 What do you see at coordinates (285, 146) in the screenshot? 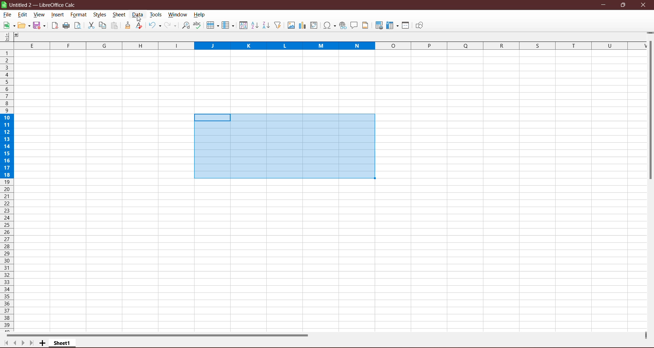
I see `Cells selected` at bounding box center [285, 146].